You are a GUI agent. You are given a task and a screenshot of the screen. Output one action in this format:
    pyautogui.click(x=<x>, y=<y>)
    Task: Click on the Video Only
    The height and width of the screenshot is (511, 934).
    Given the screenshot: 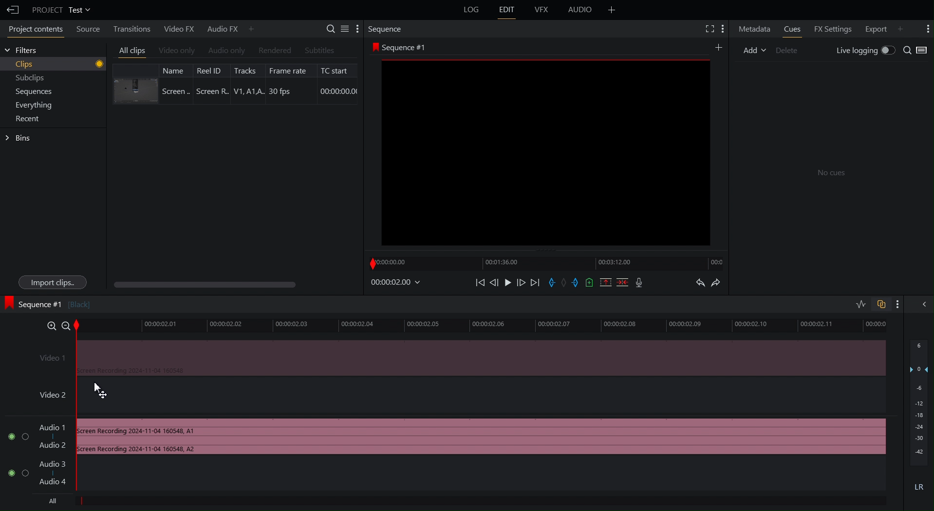 What is the action you would take?
    pyautogui.click(x=177, y=50)
    